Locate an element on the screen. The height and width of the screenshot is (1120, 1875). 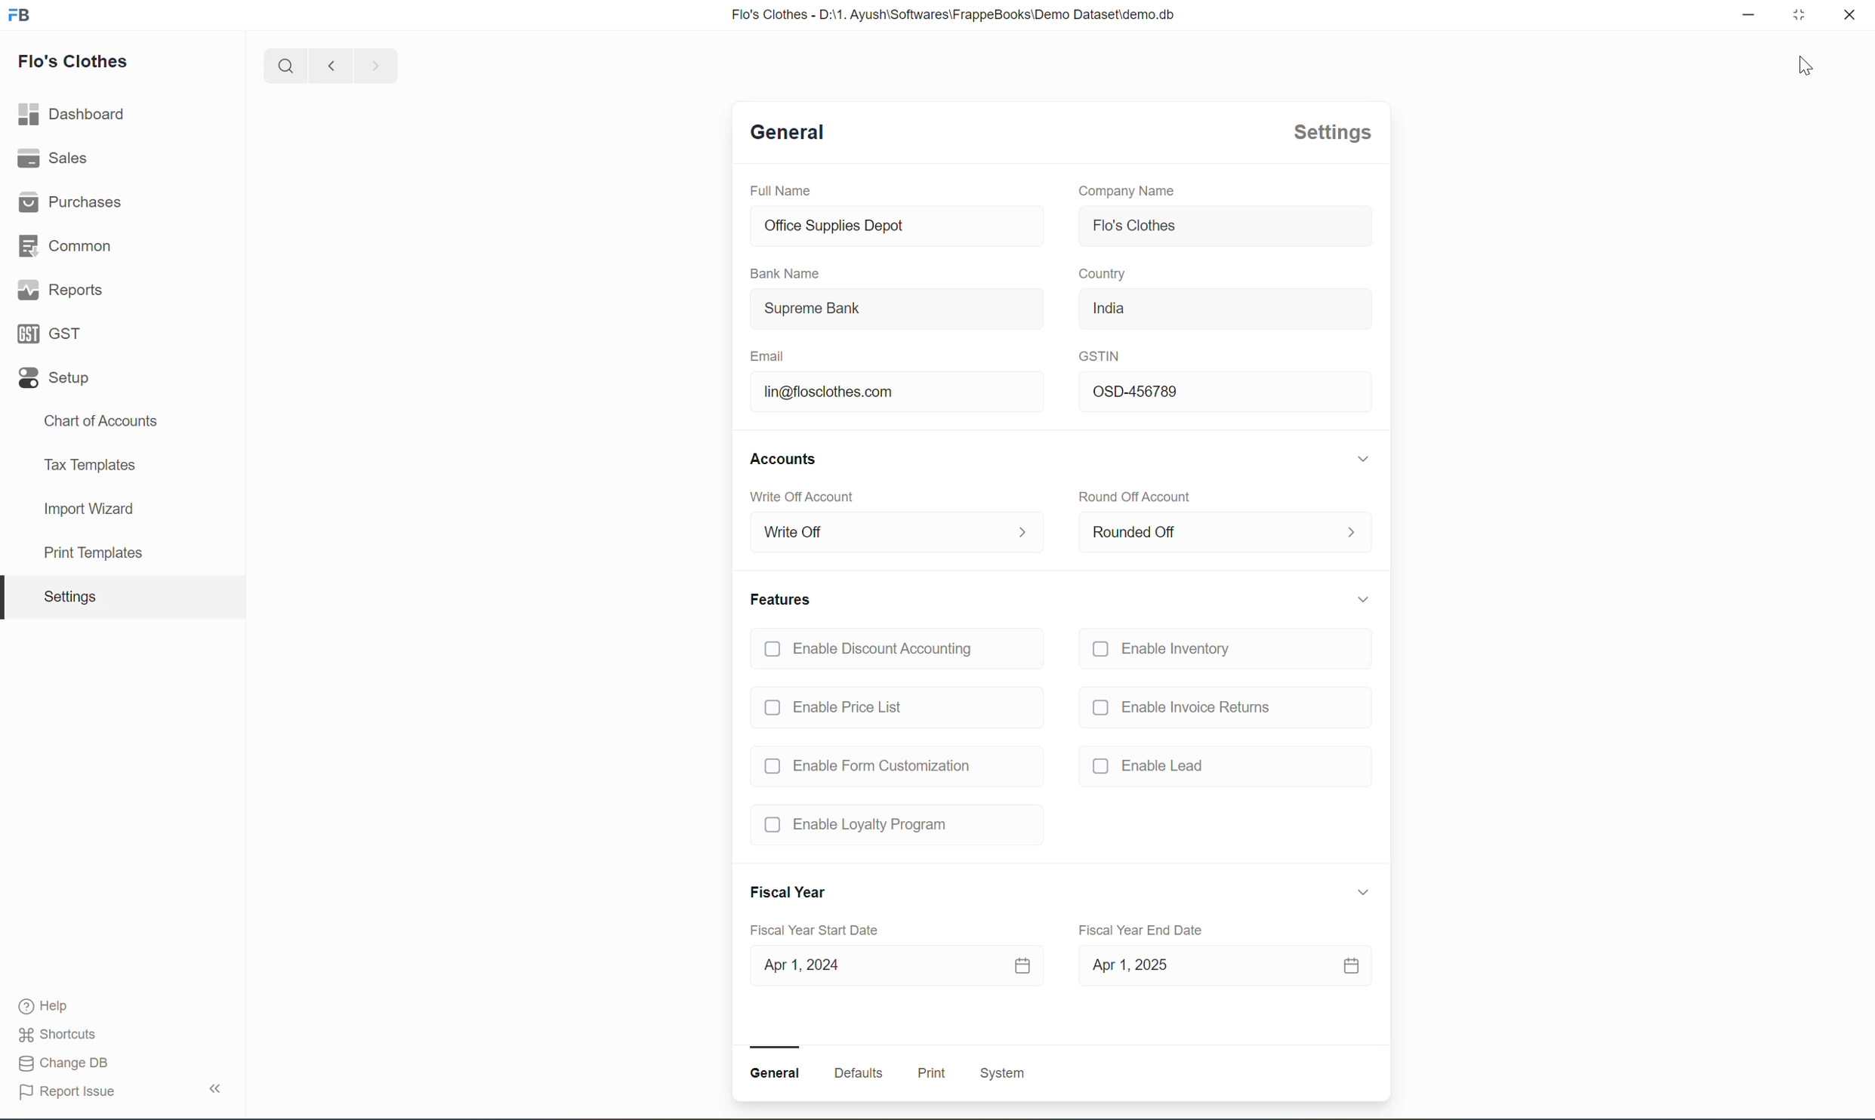
Reports is located at coordinates (60, 293).